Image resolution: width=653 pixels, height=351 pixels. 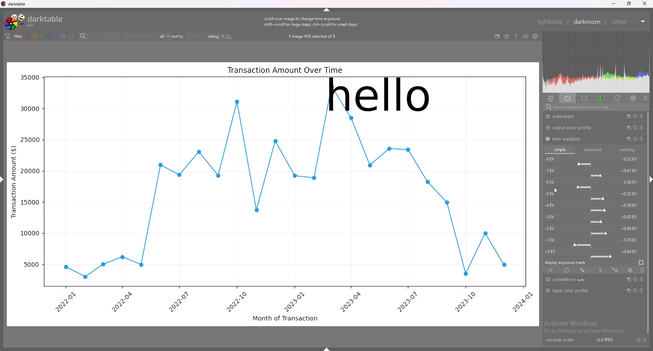 What do you see at coordinates (328, 349) in the screenshot?
I see `show sidebar` at bounding box center [328, 349].